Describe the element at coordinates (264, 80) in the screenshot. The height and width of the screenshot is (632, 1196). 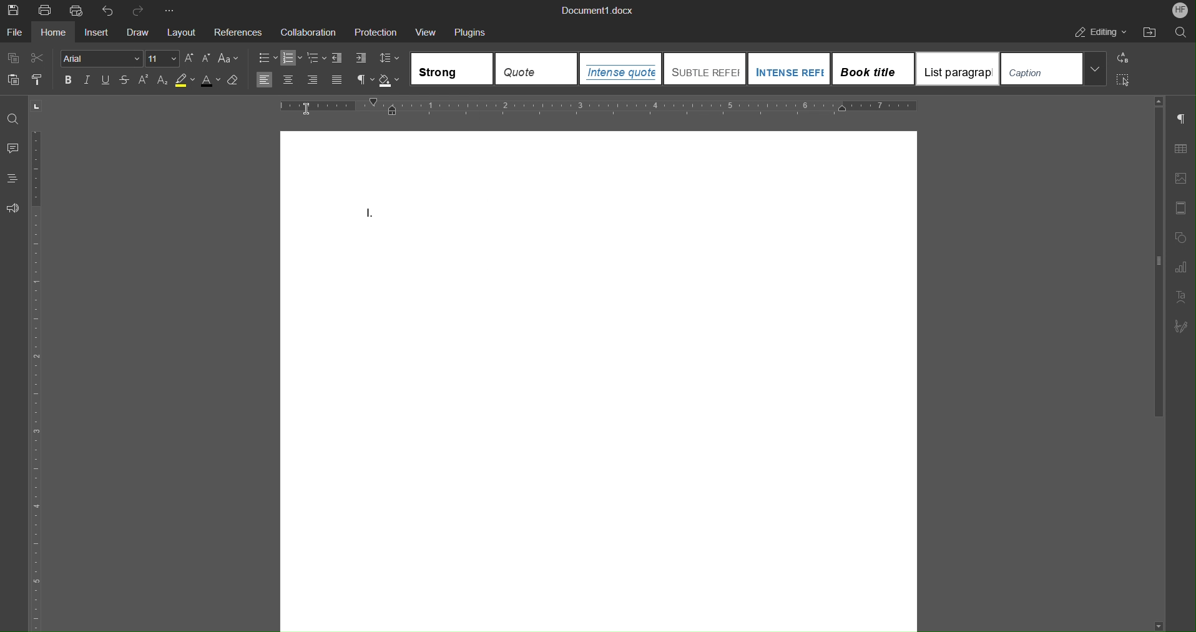
I see `Left Align` at that location.